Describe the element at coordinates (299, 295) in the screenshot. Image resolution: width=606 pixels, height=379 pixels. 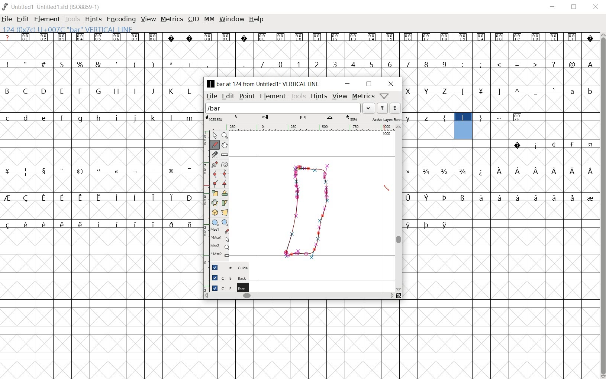
I see `scrollbar` at that location.